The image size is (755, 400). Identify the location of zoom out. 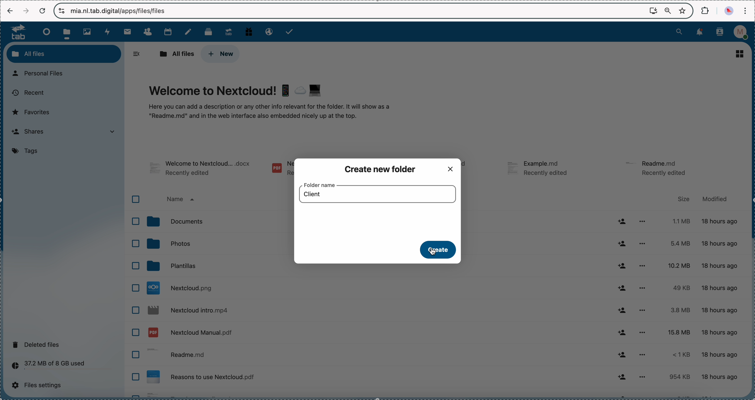
(668, 11).